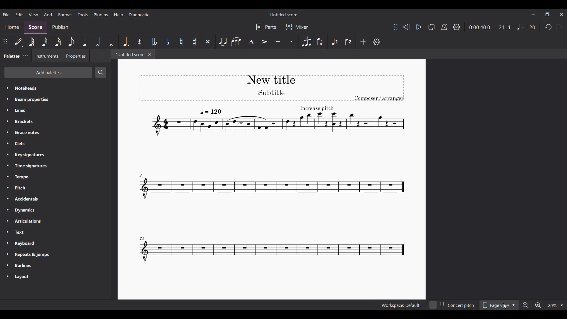 The image size is (567, 319). Describe the element at coordinates (118, 15) in the screenshot. I see `Help menu` at that location.